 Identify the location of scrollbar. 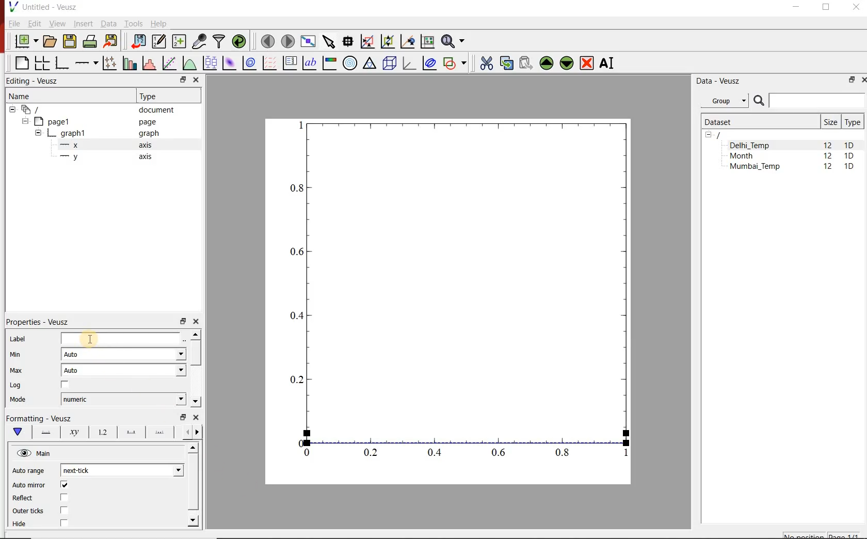
(195, 369).